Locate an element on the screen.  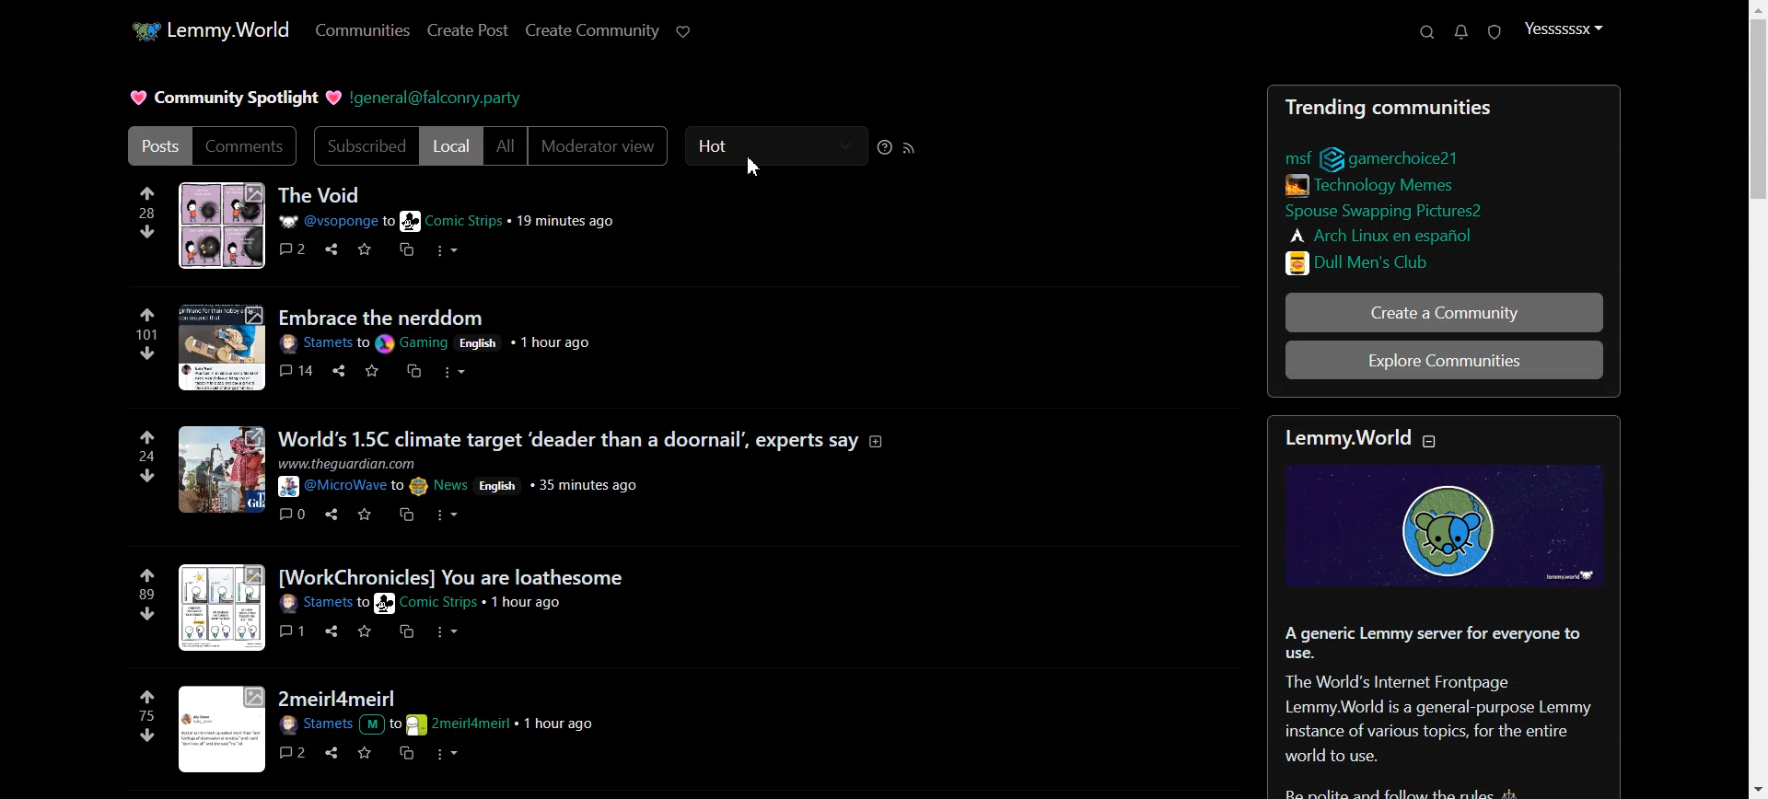
Unread Message is located at coordinates (1462, 32).